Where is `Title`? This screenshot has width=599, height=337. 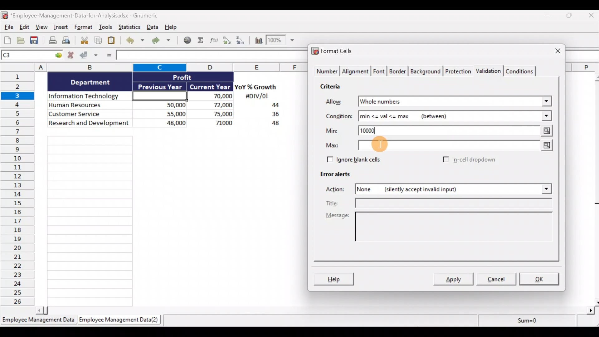
Title is located at coordinates (441, 203).